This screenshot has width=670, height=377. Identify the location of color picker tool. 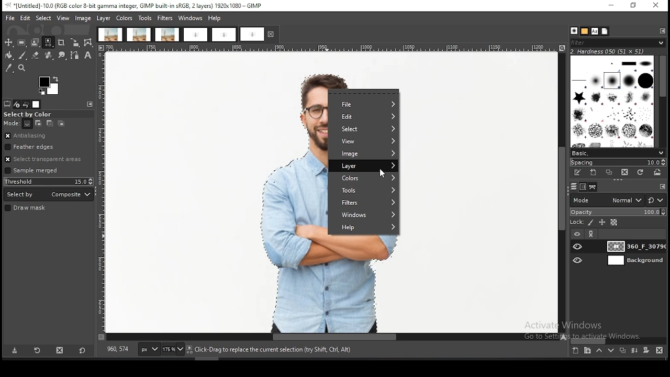
(8, 68).